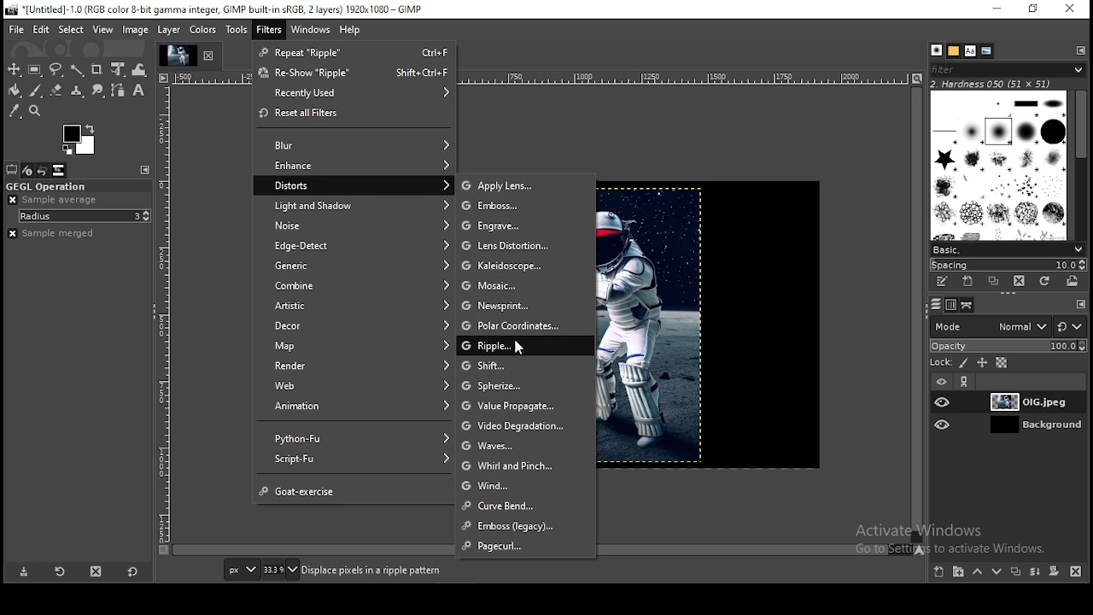  I want to click on colors, so click(204, 30).